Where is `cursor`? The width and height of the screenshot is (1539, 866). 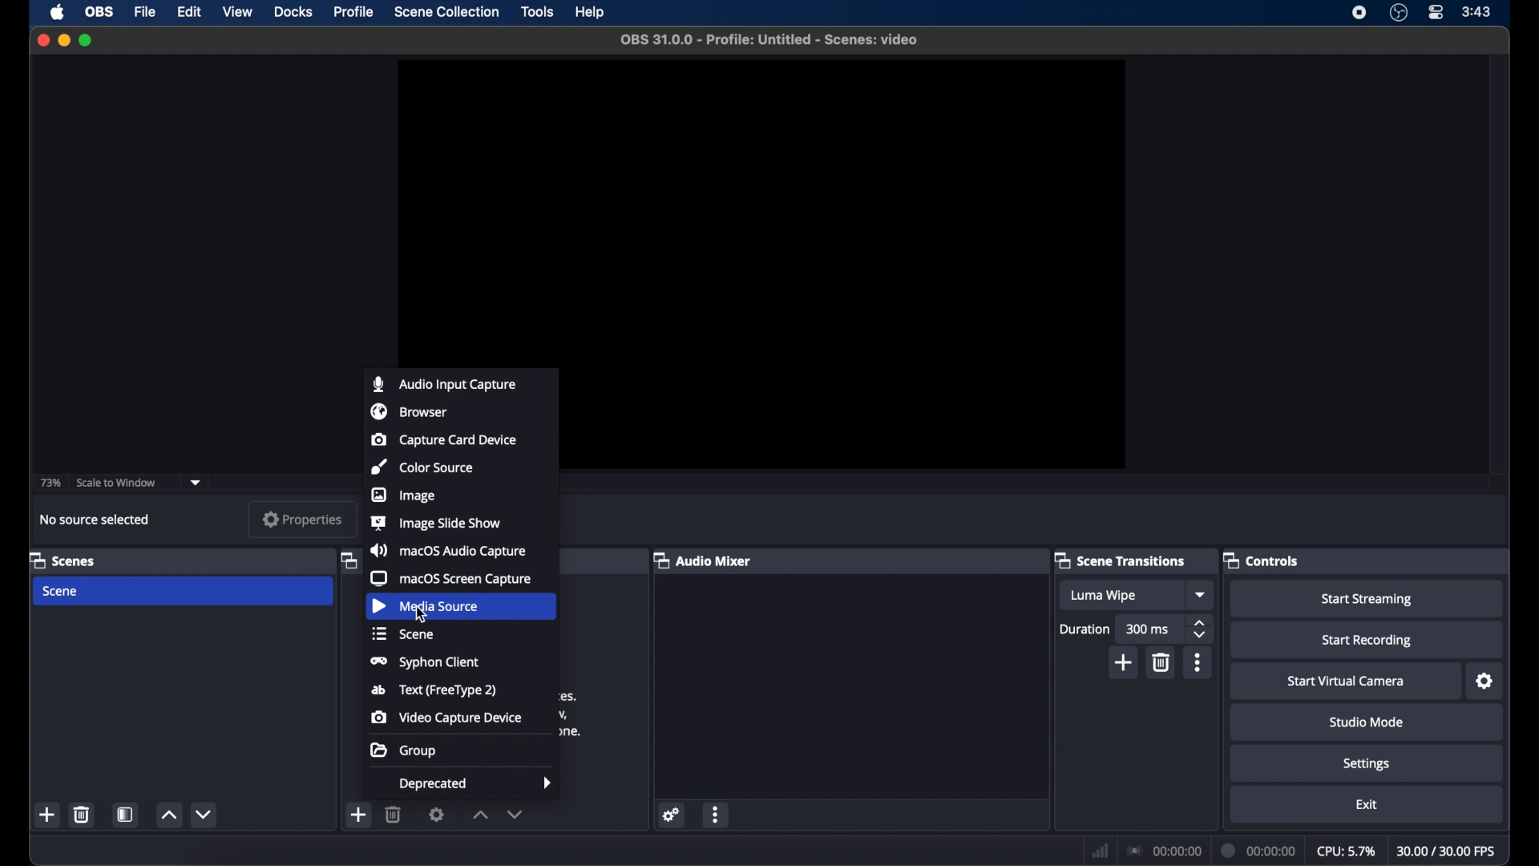
cursor is located at coordinates (422, 616).